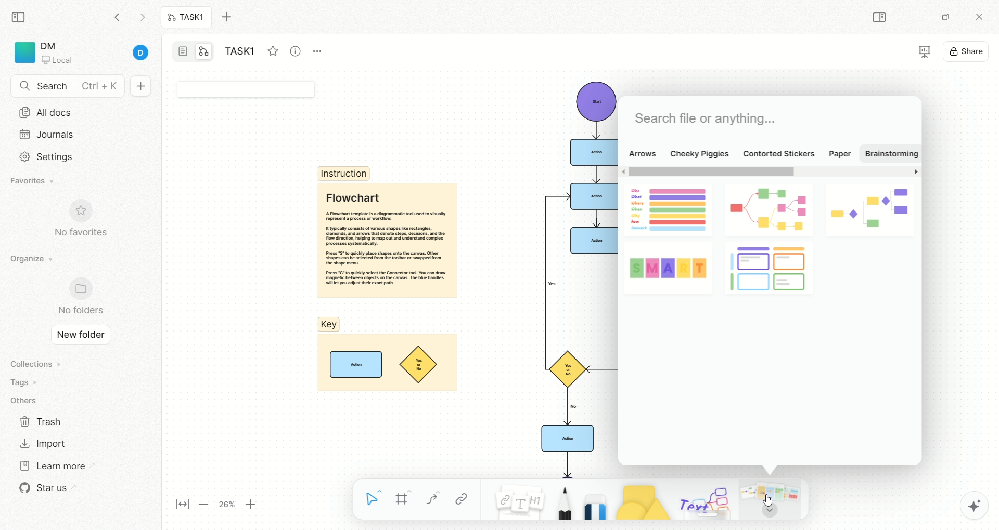  I want to click on flowcharts, so click(769, 237).